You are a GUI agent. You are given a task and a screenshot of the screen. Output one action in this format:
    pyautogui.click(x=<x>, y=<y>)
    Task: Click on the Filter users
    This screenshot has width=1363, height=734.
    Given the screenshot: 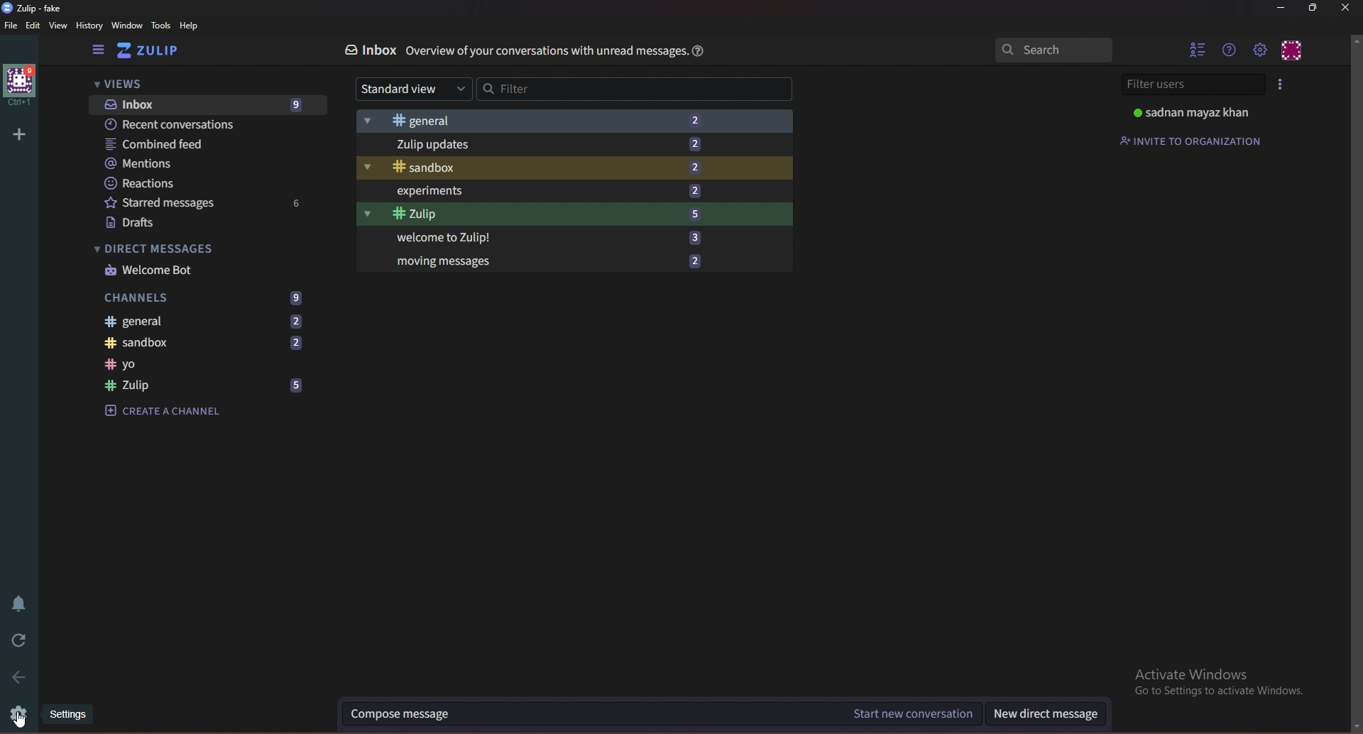 What is the action you would take?
    pyautogui.click(x=1194, y=86)
    